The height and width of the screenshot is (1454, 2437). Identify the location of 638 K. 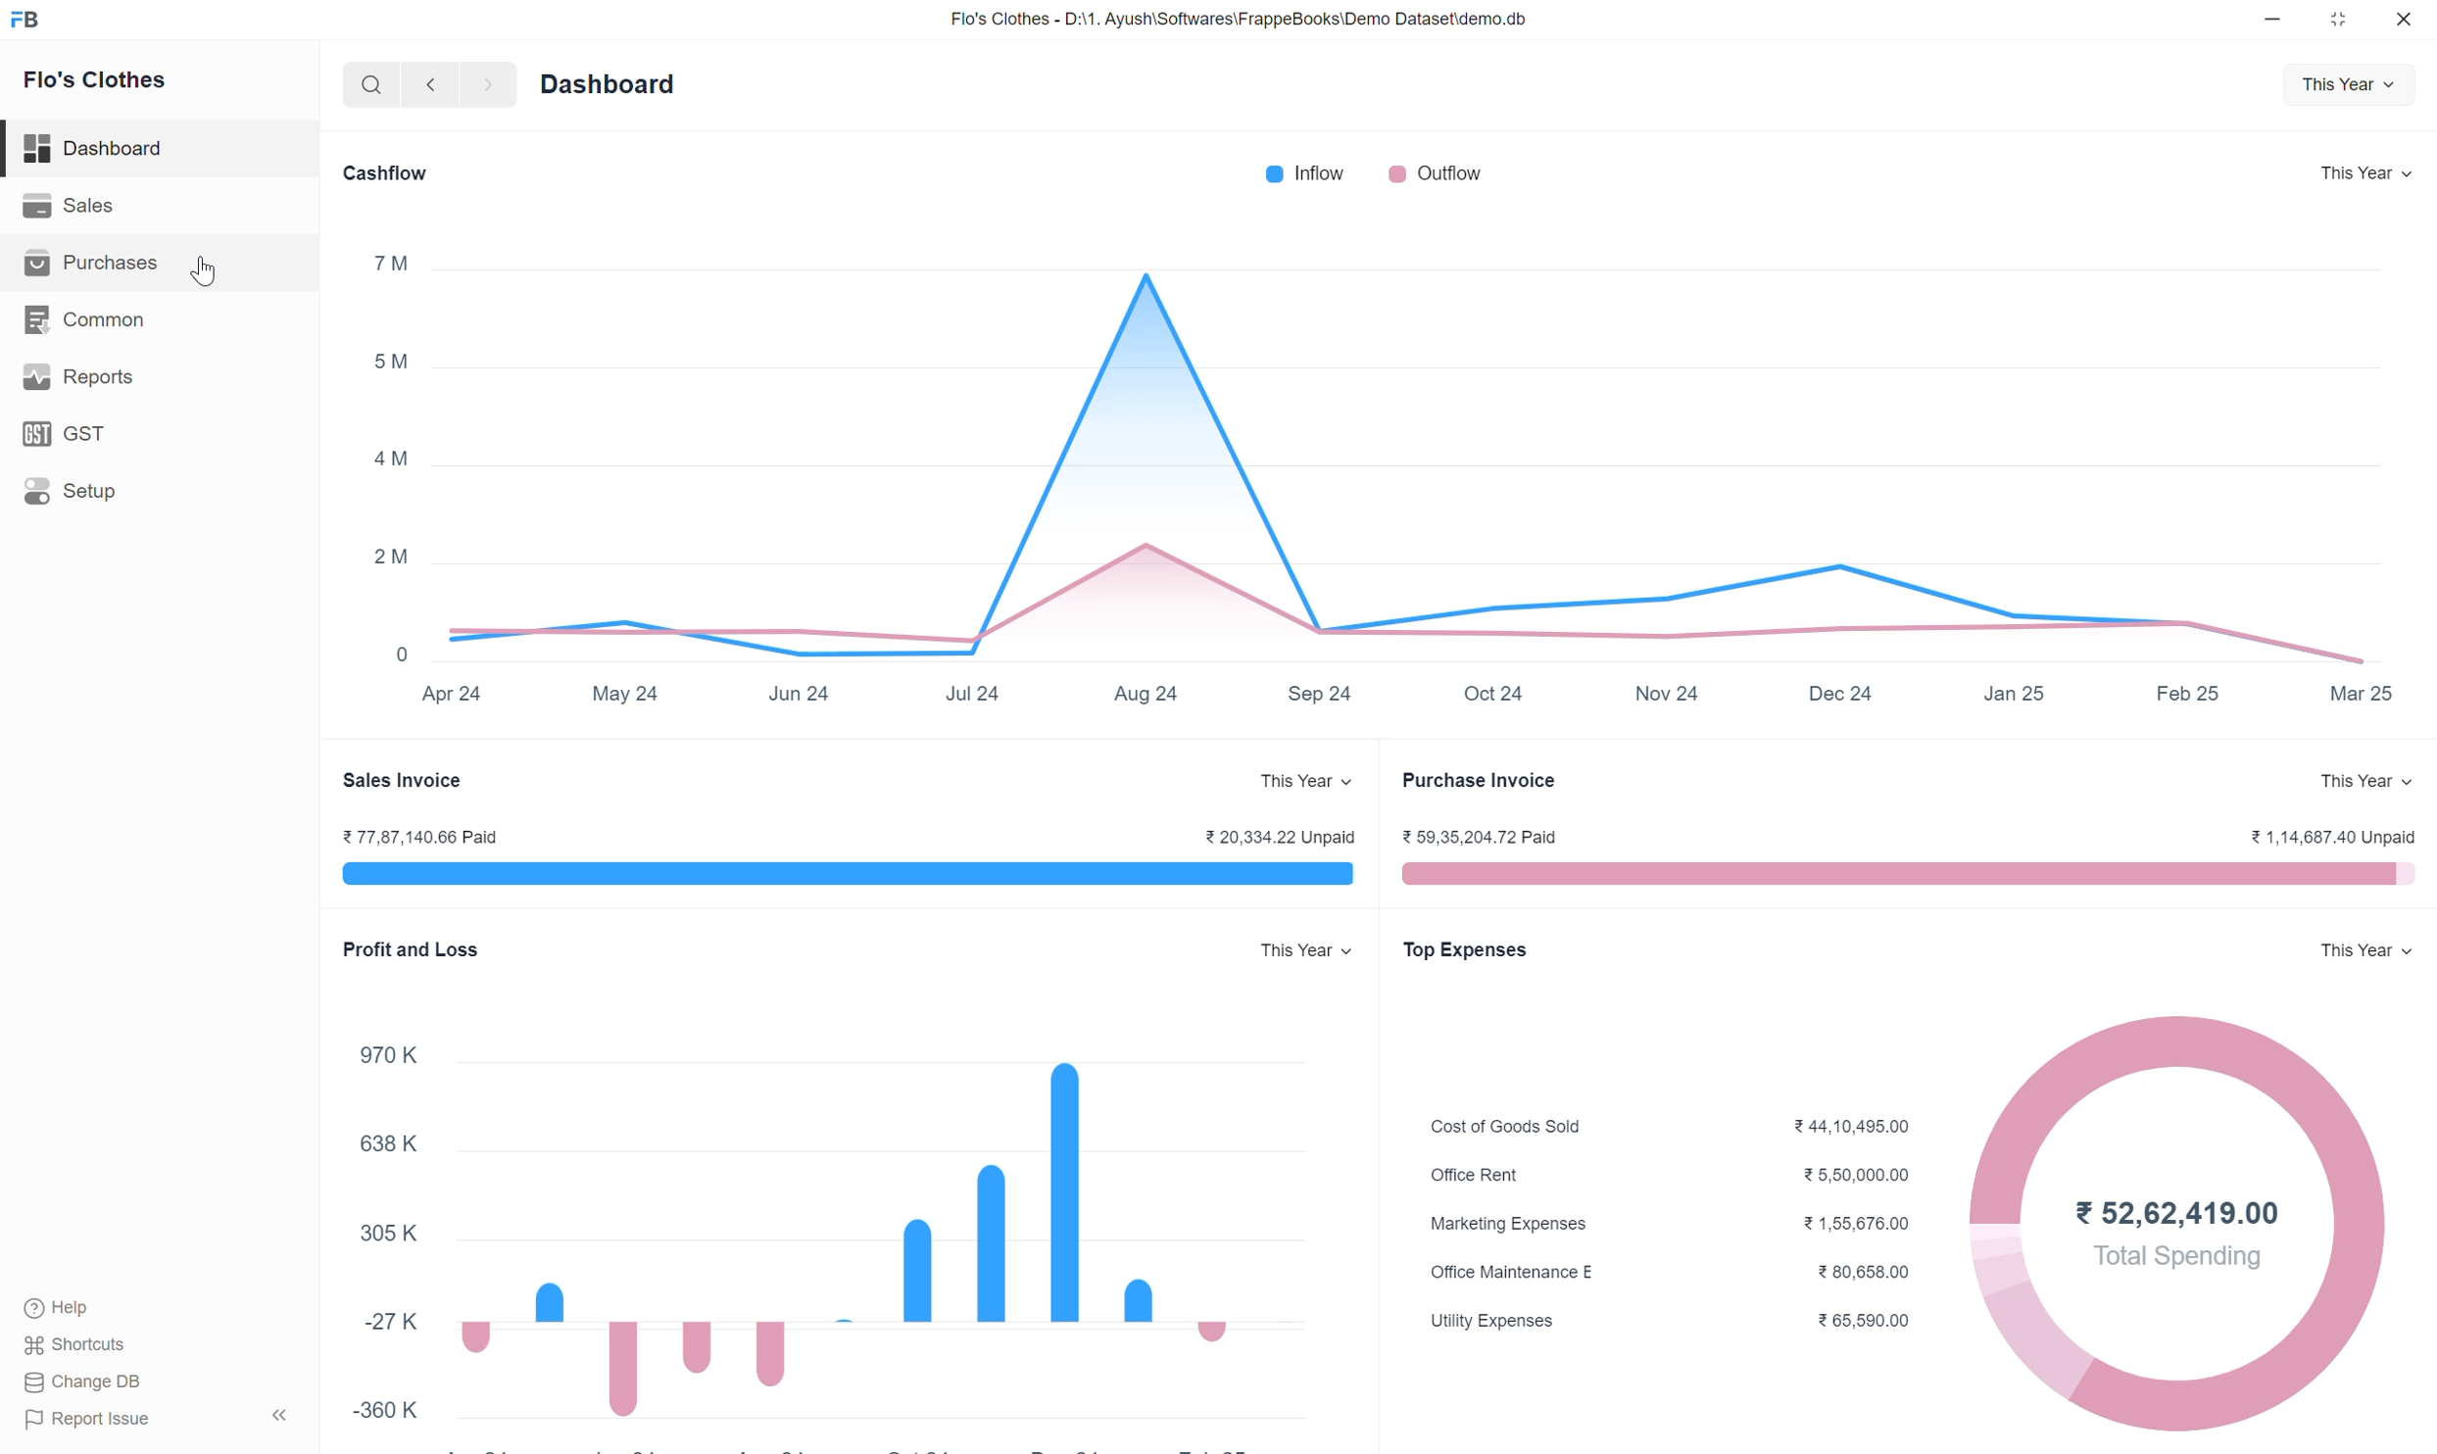
(389, 1142).